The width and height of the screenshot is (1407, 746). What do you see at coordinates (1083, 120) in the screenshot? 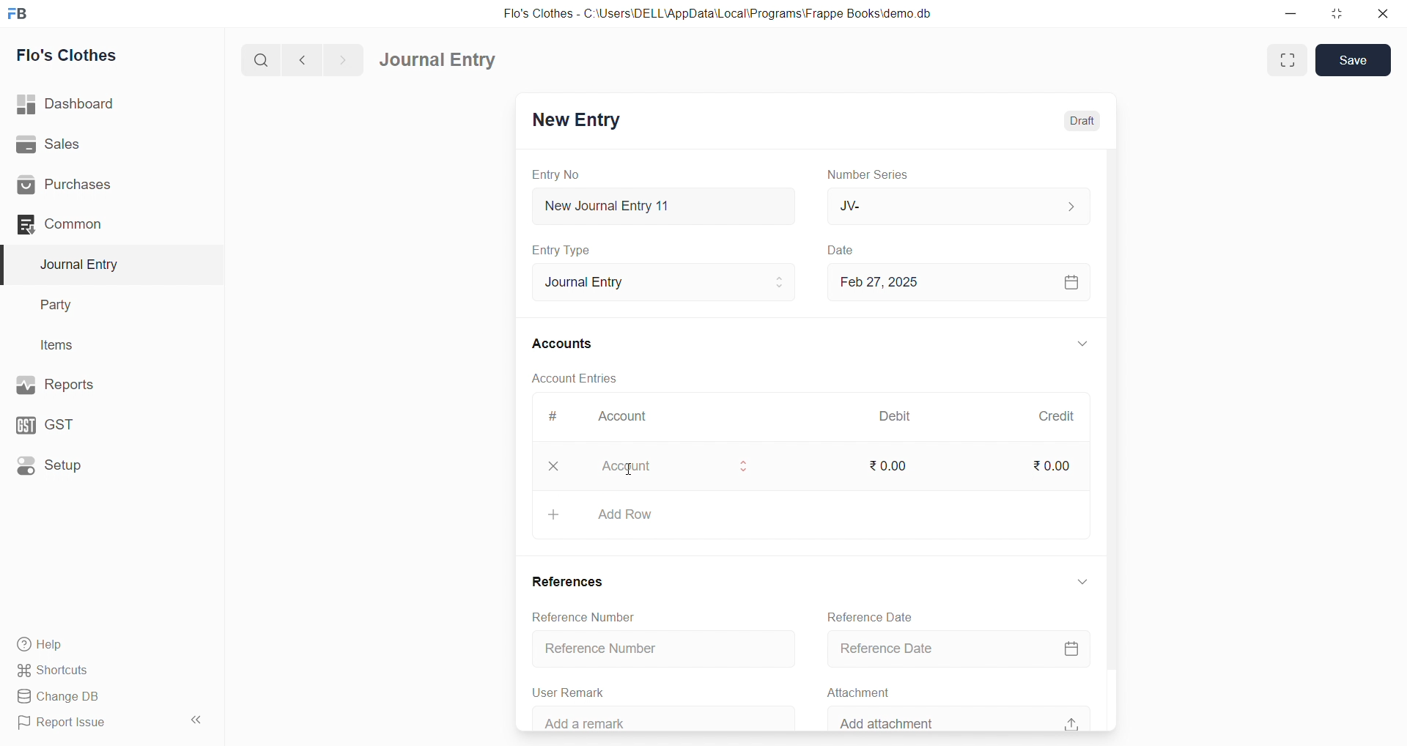
I see `Draft` at bounding box center [1083, 120].